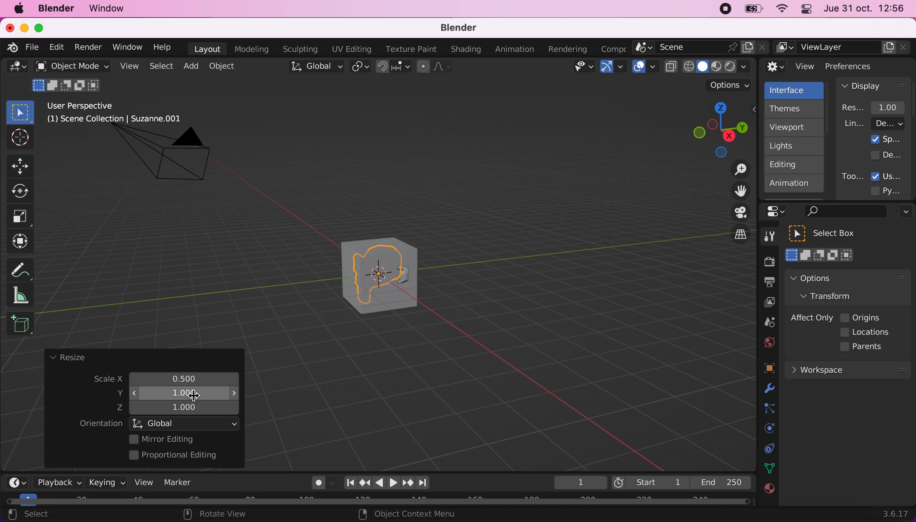  Describe the element at coordinates (127, 47) in the screenshot. I see `window` at that location.